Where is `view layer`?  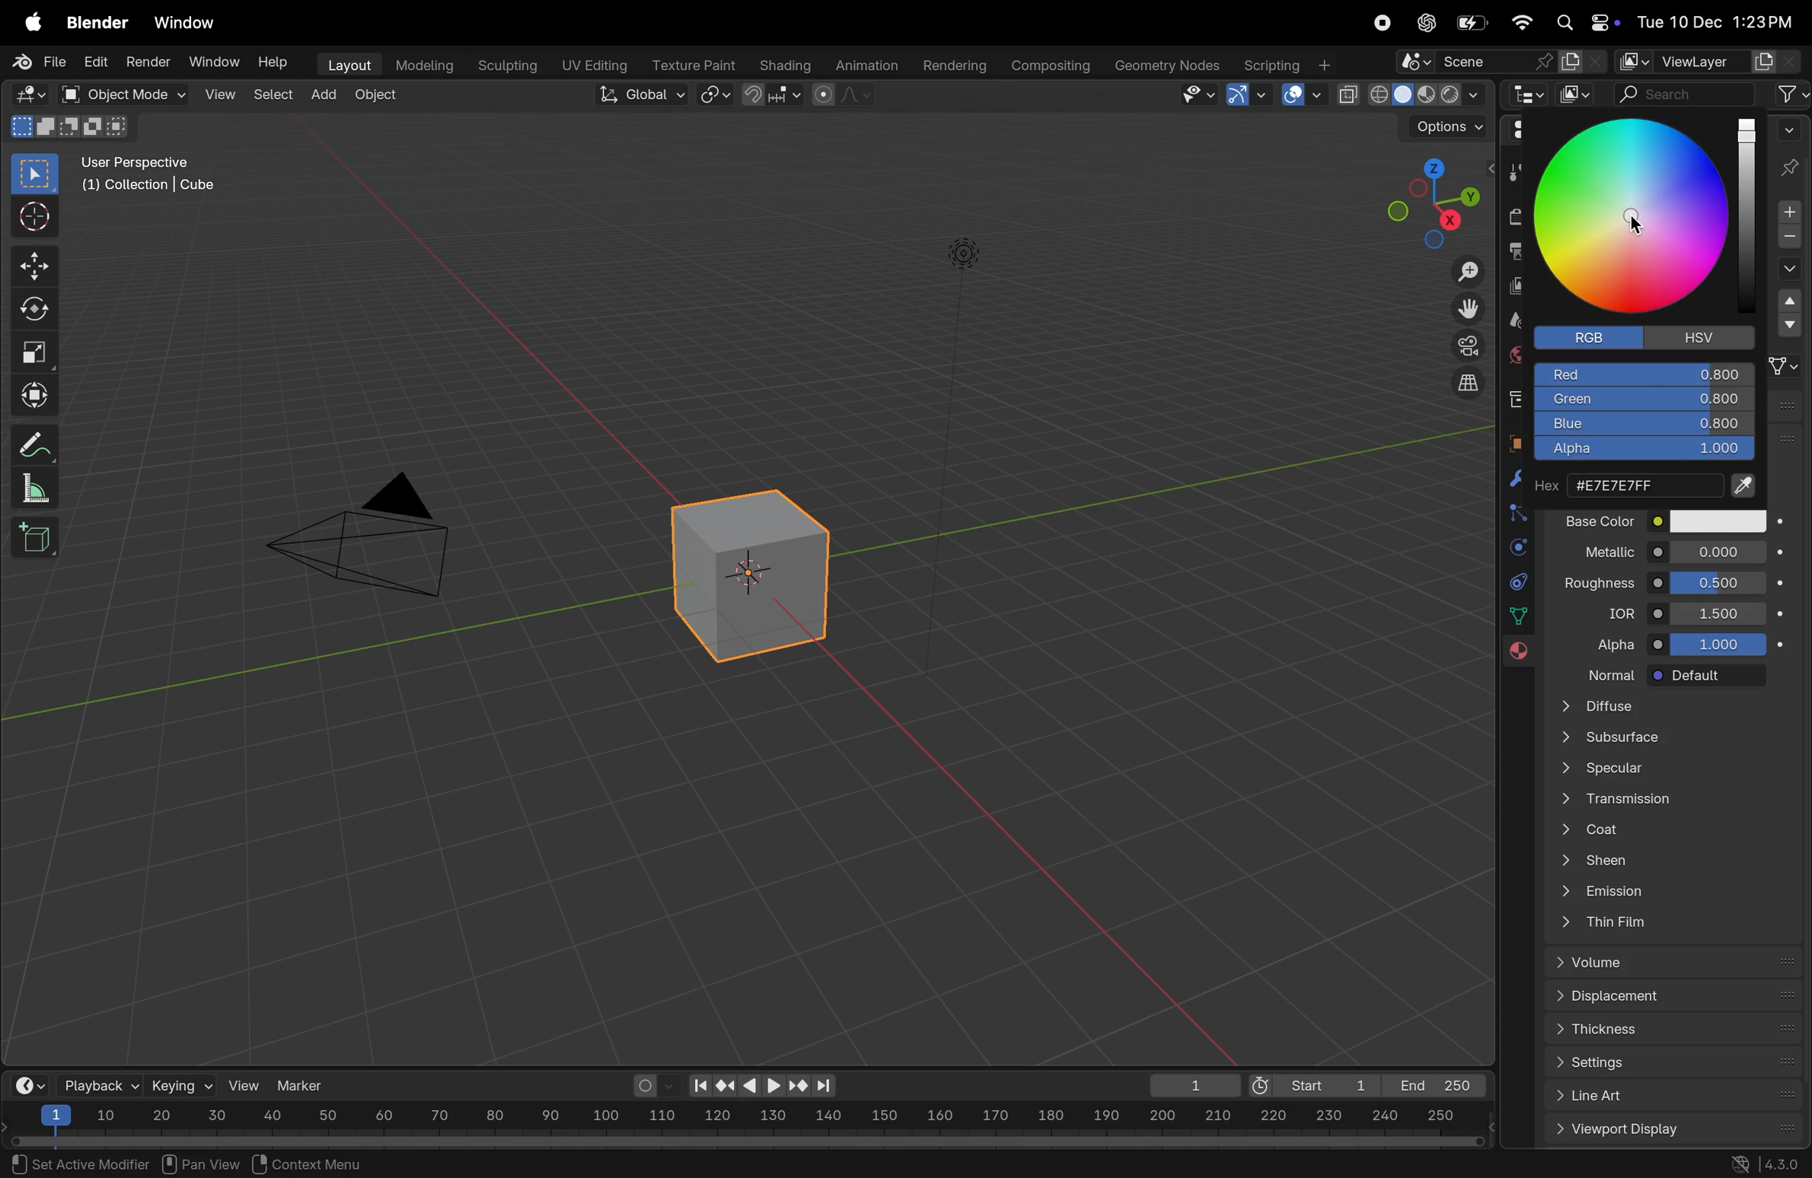 view layer is located at coordinates (1696, 58).